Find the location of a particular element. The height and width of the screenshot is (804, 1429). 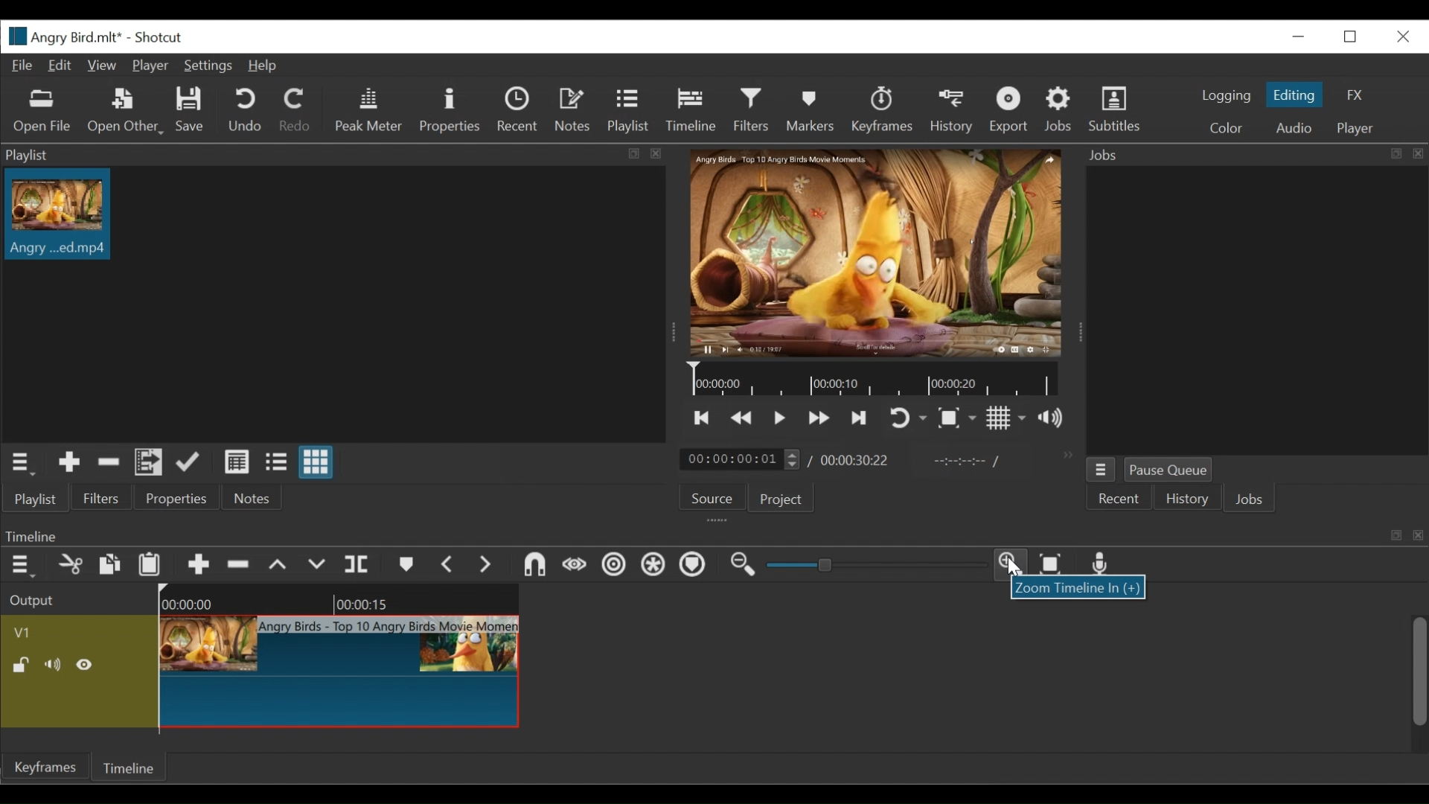

Player is located at coordinates (150, 64).